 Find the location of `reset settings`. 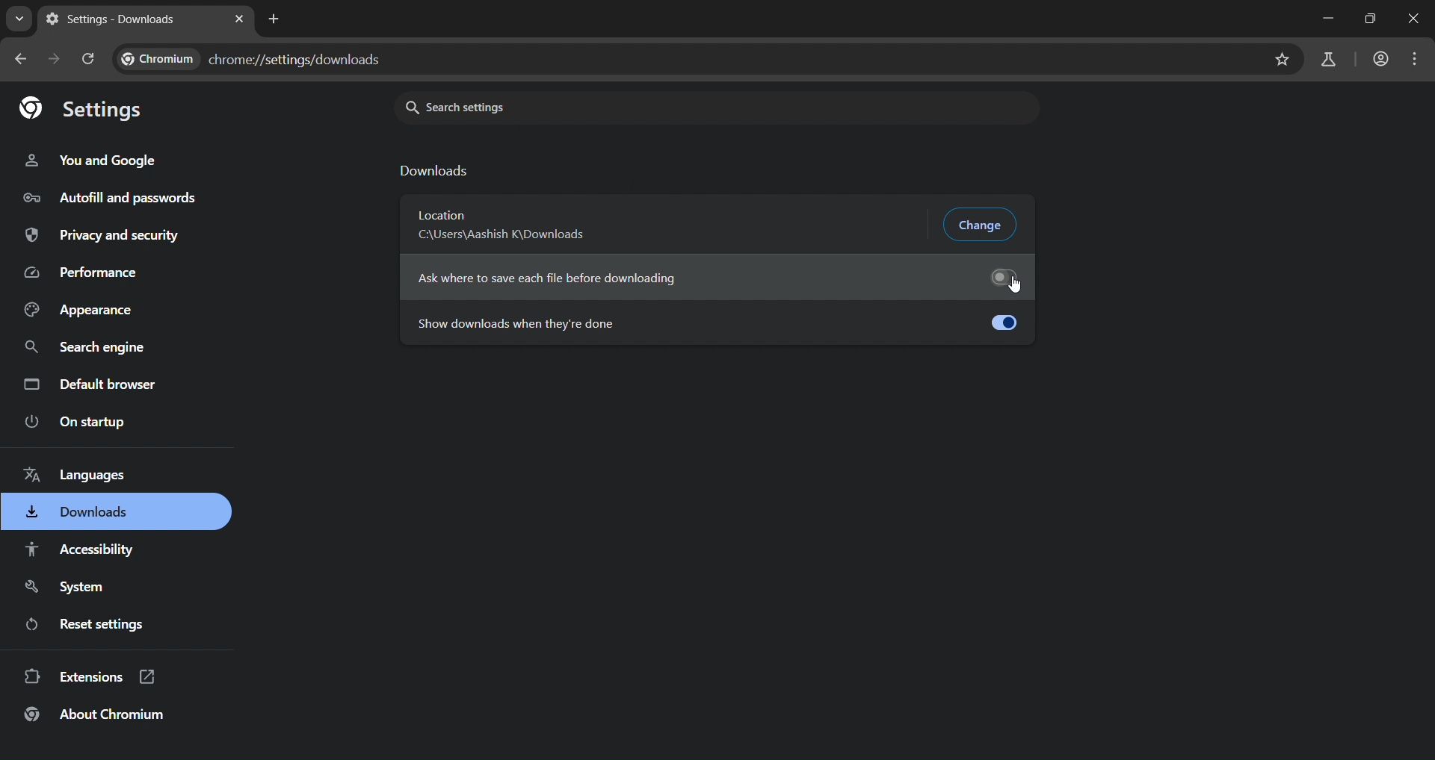

reset settings is located at coordinates (89, 624).